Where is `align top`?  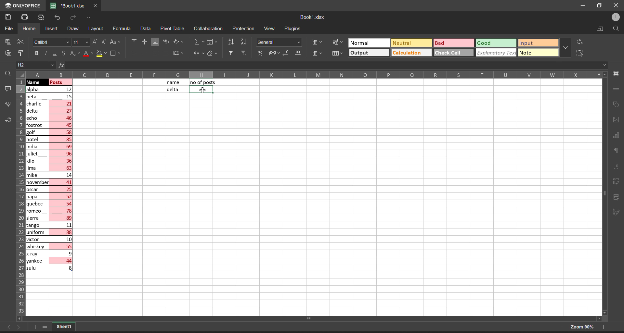
align top is located at coordinates (133, 42).